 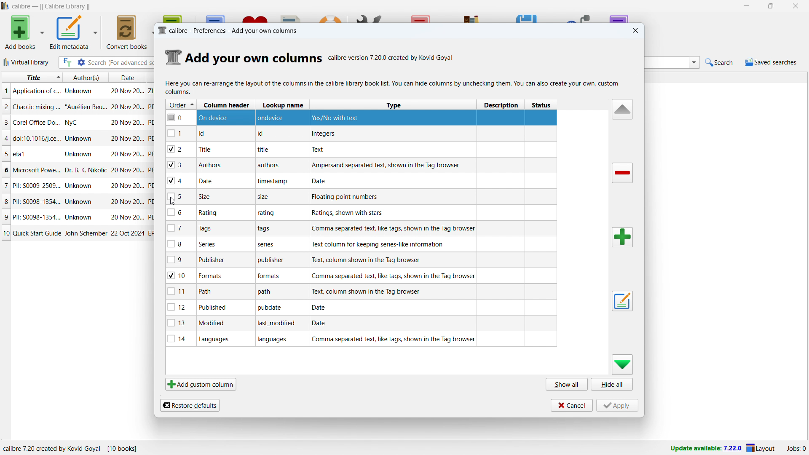 I want to click on author, so click(x=79, y=154).